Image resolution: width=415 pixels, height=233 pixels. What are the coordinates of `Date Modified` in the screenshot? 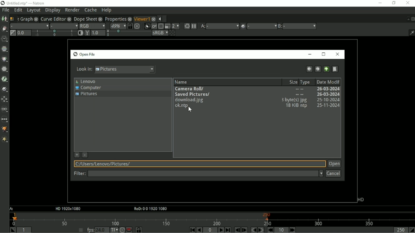 It's located at (328, 82).